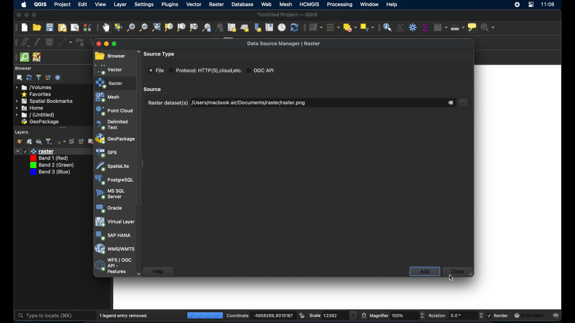 The height and width of the screenshot is (323, 575). I want to click on new print layout, so click(63, 28).